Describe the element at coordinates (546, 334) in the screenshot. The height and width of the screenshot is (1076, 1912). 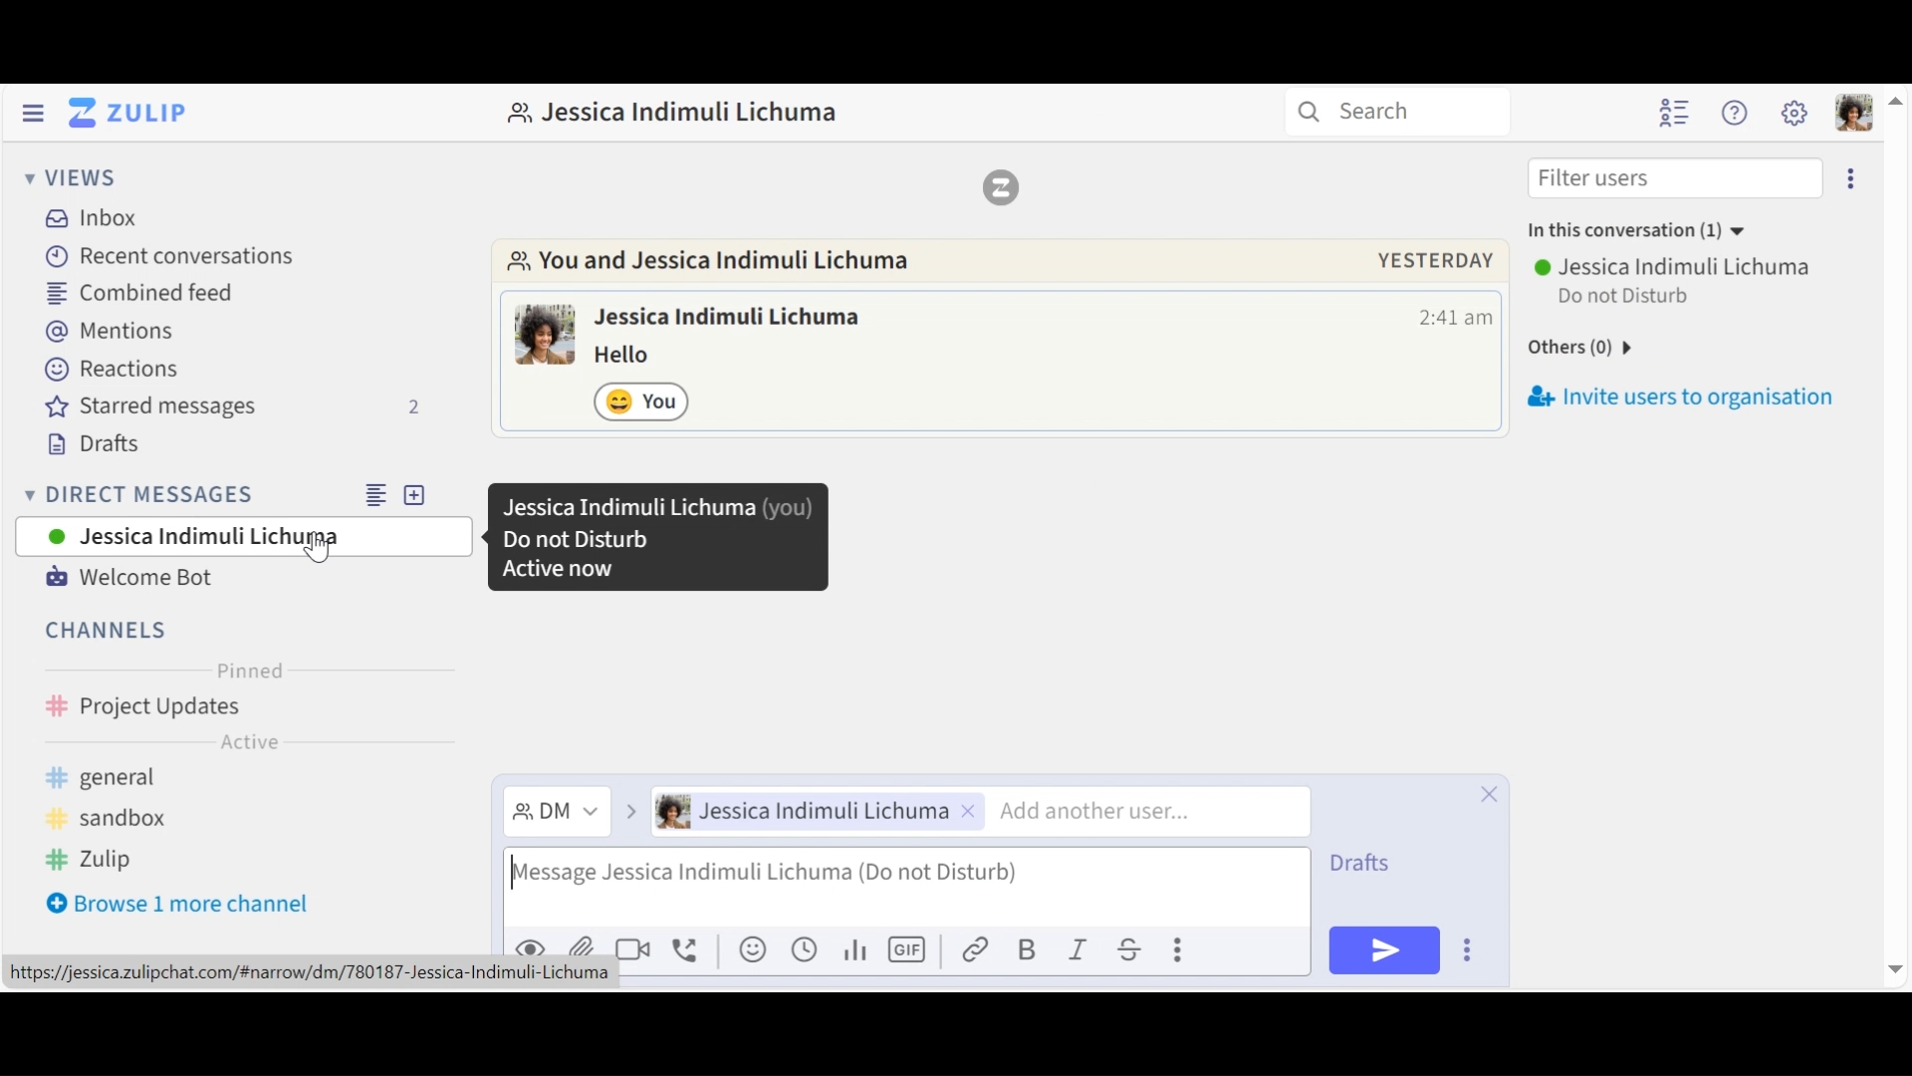
I see `View user card` at that location.